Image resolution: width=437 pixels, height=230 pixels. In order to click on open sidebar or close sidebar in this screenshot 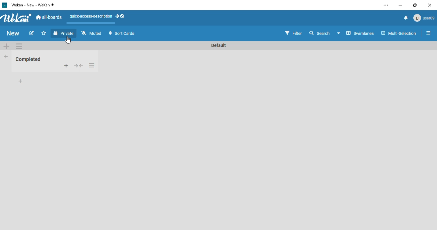, I will do `click(428, 33)`.